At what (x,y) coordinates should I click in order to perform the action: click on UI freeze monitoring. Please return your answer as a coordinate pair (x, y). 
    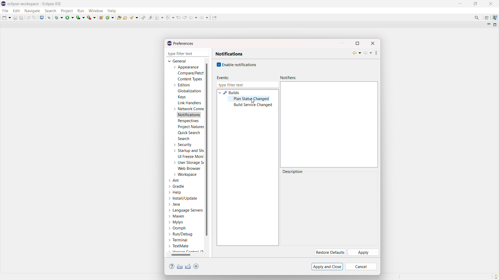
    Looking at the image, I should click on (191, 157).